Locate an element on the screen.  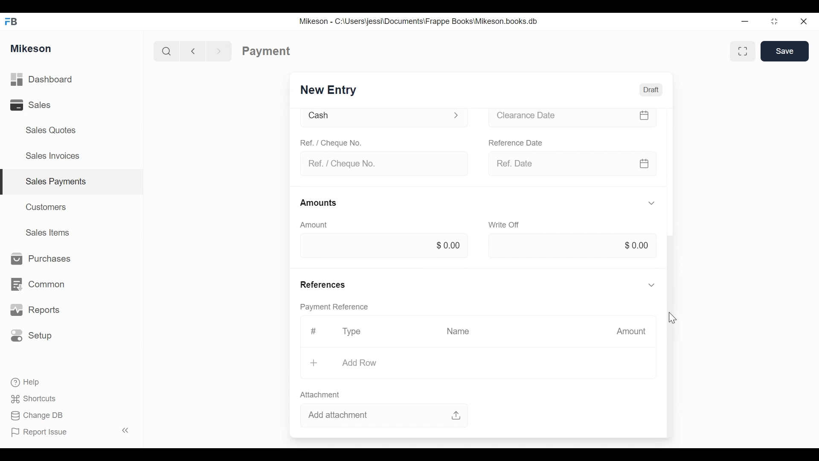
Help is located at coordinates (32, 382).